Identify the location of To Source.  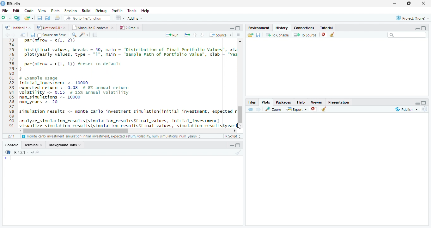
(305, 35).